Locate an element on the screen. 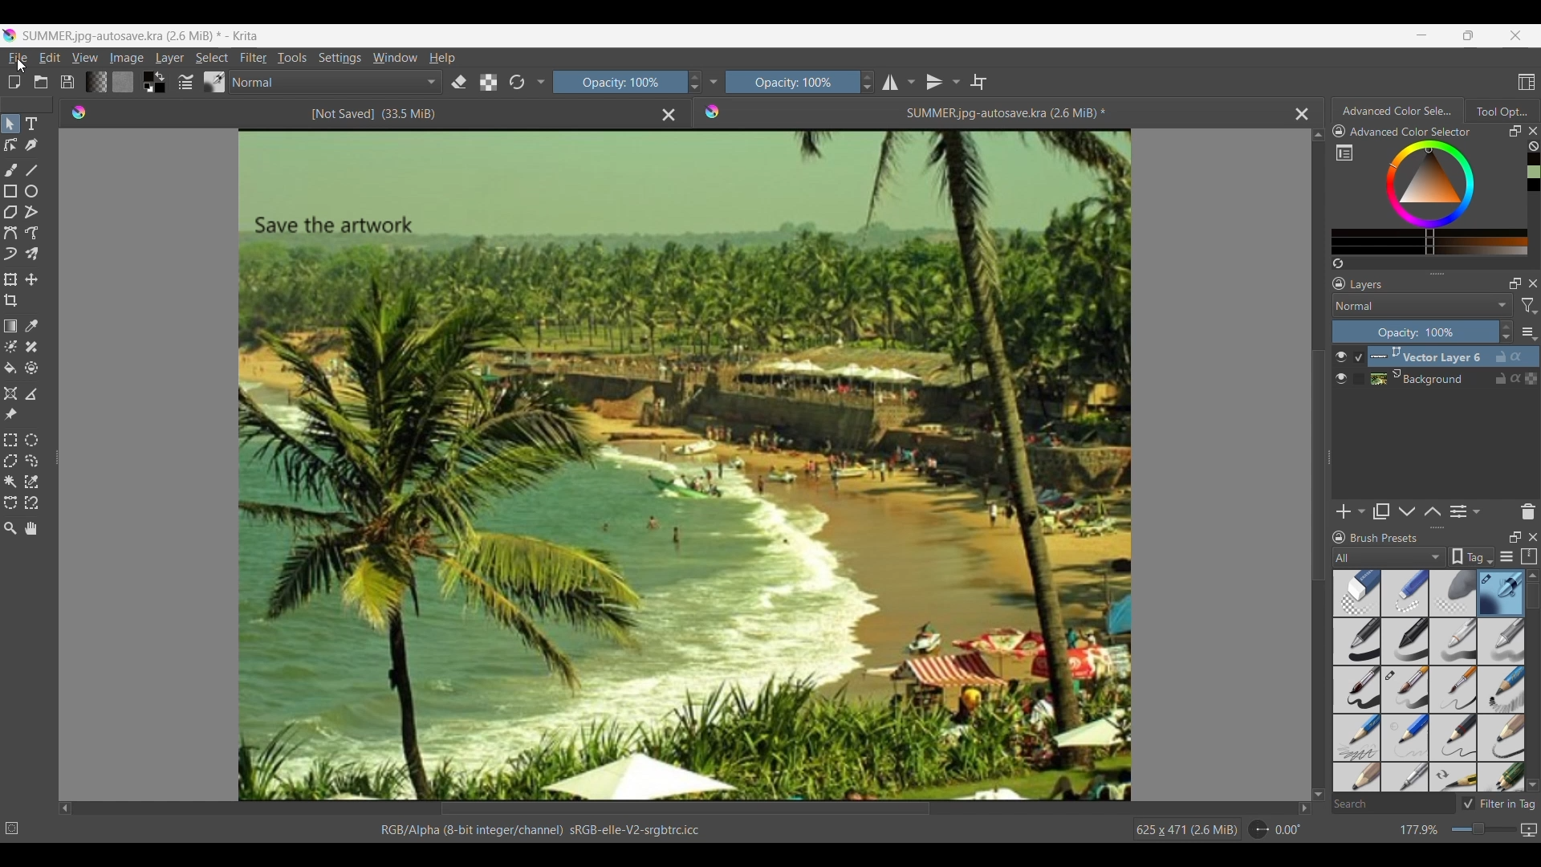  Clear all color history is located at coordinates (1533, 146).